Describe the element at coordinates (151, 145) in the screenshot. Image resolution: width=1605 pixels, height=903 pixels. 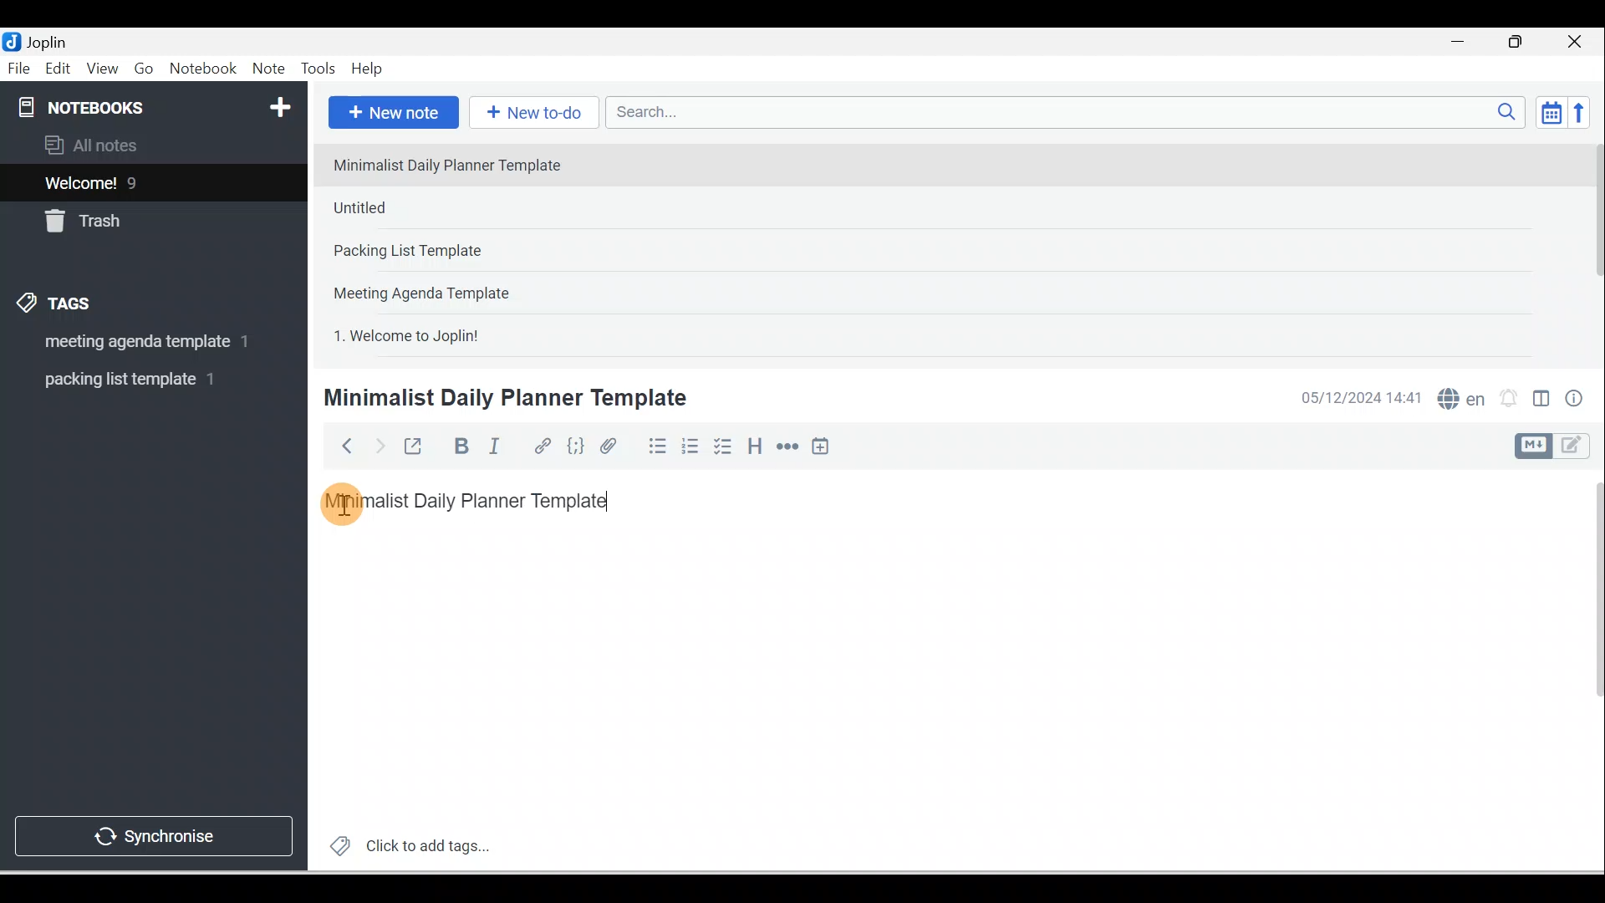
I see `All notes` at that location.